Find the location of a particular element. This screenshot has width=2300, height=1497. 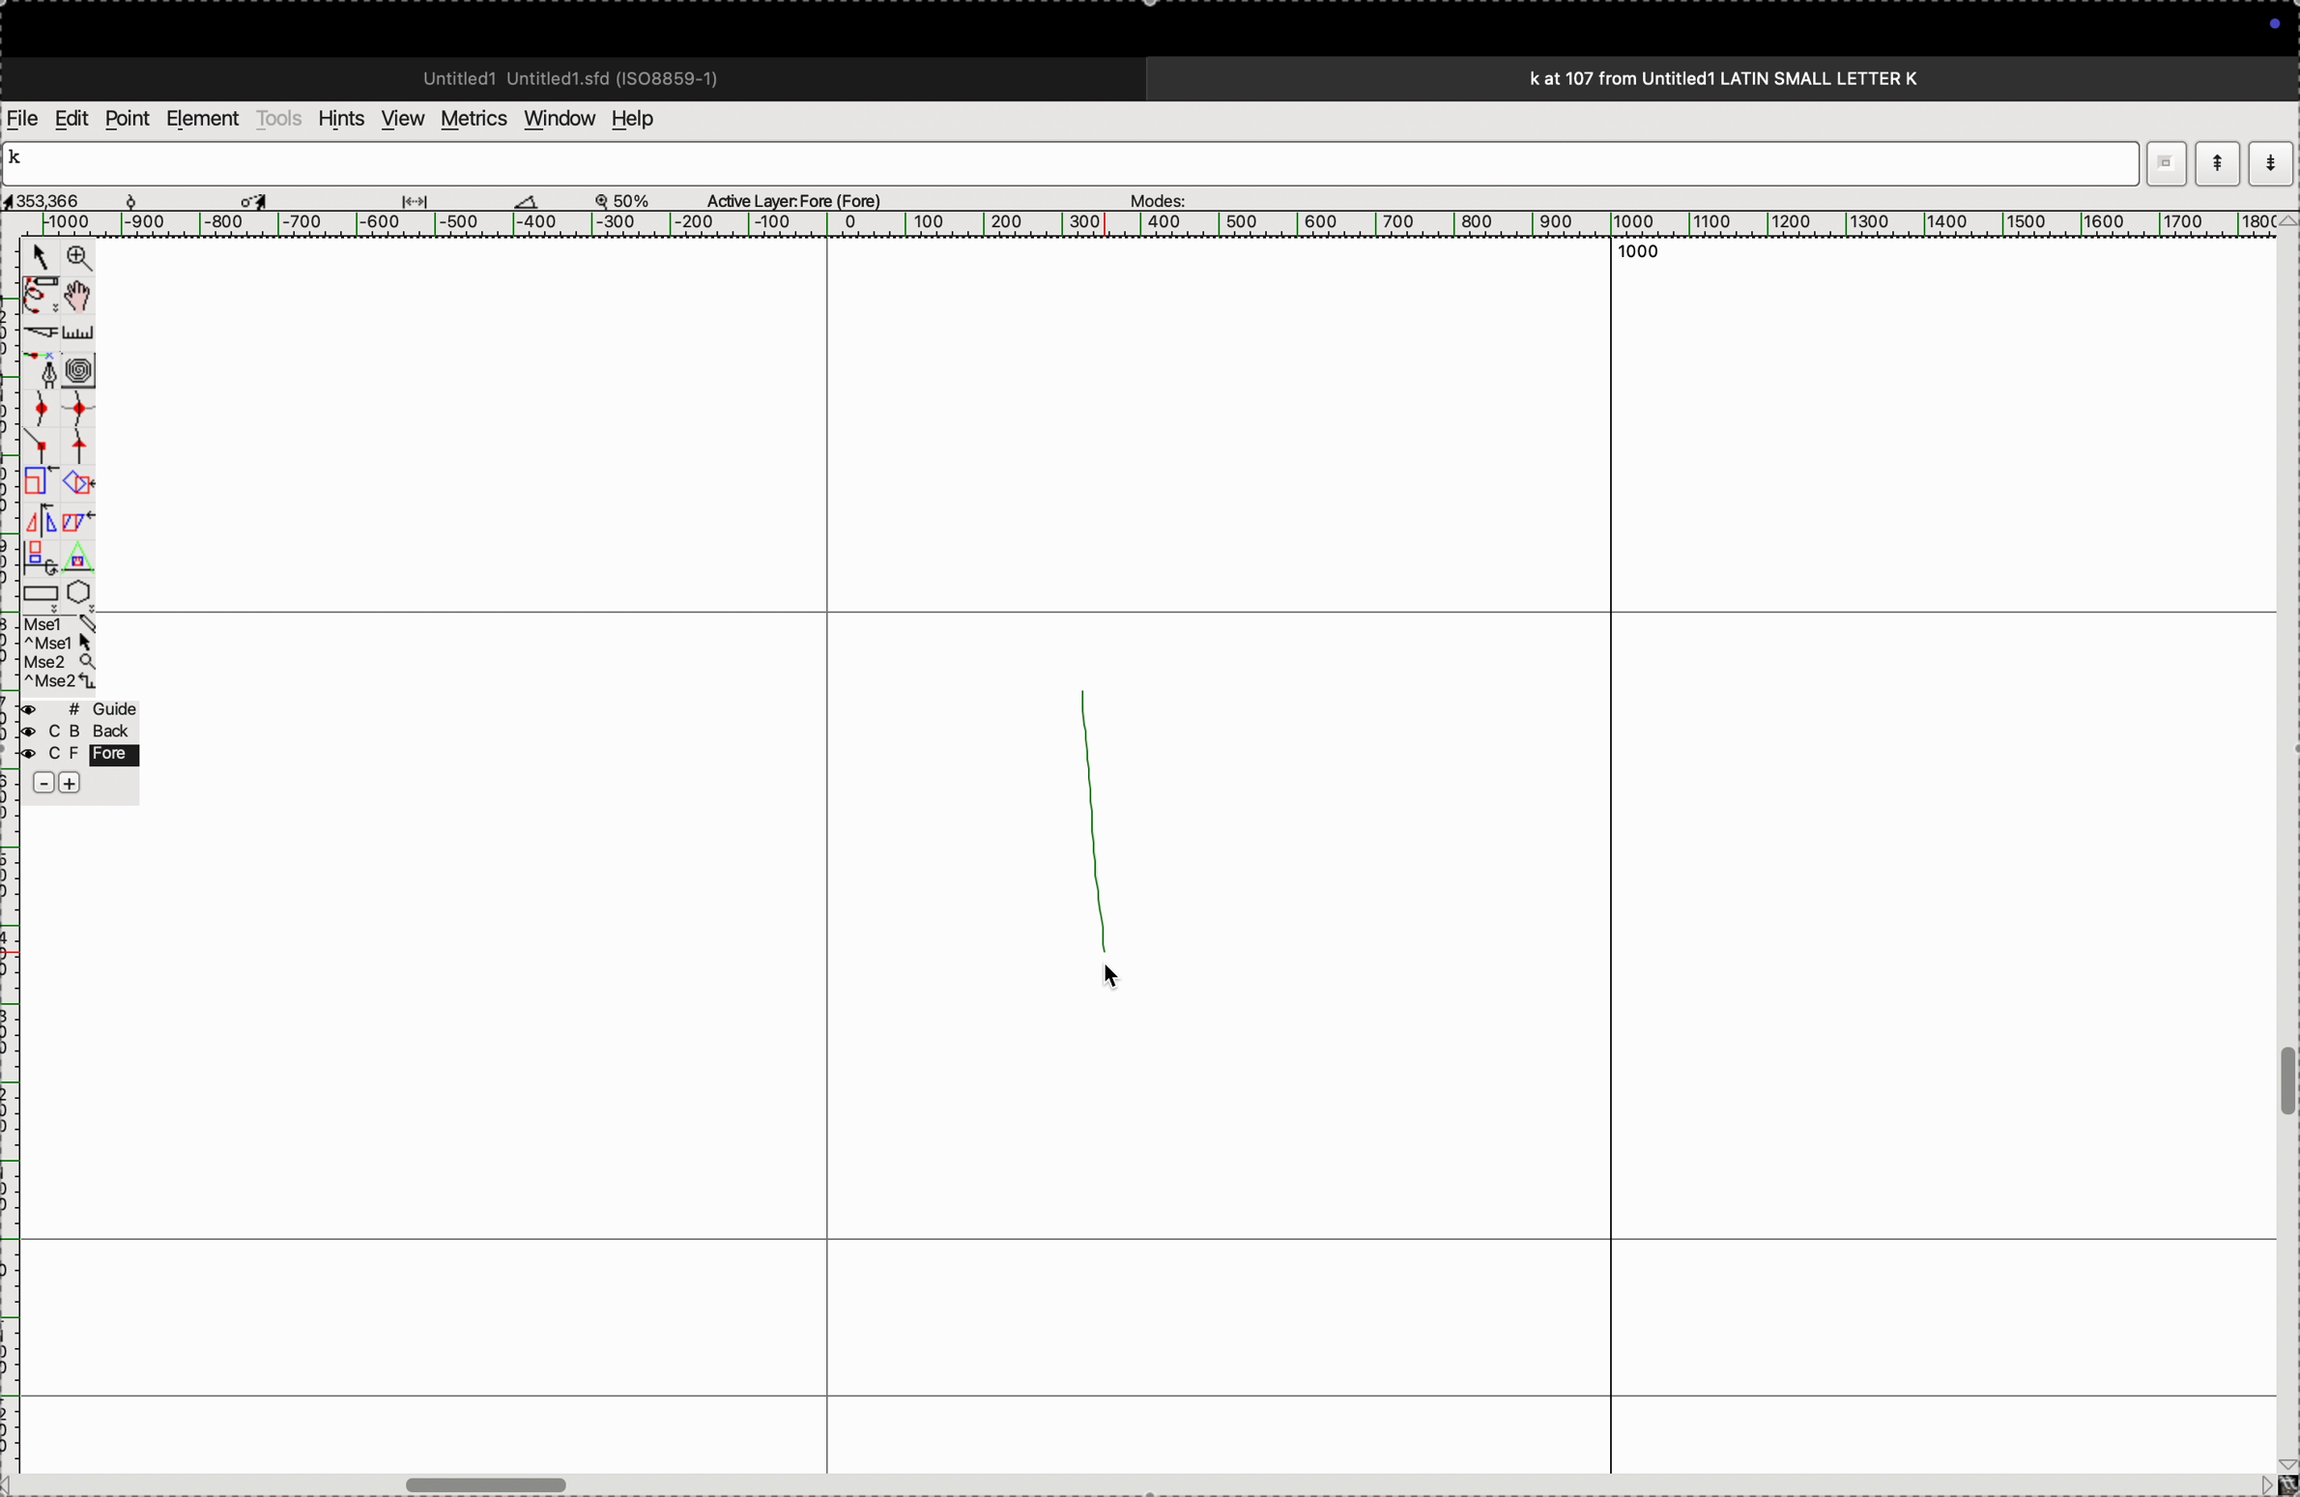

active kayer is located at coordinates (806, 199).